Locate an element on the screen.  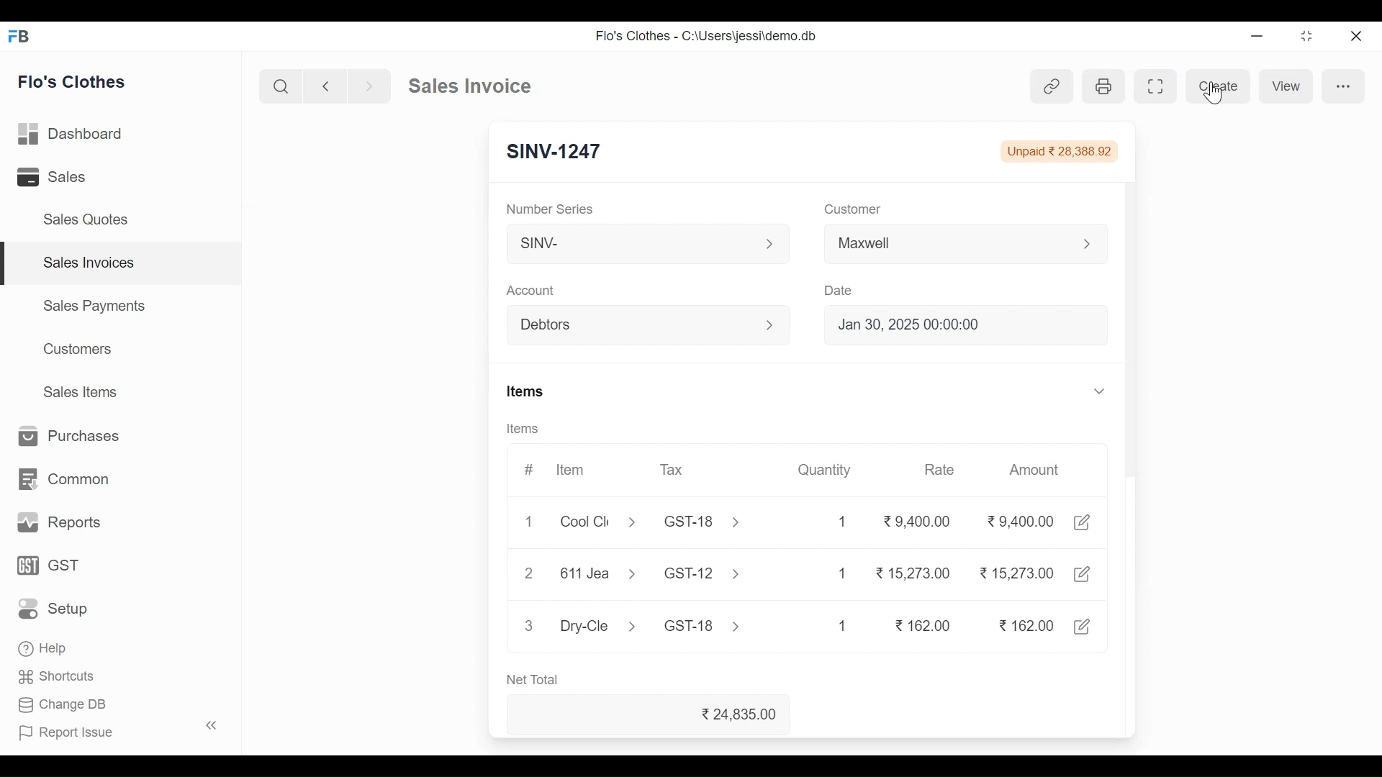
162.00 is located at coordinates (925, 625).